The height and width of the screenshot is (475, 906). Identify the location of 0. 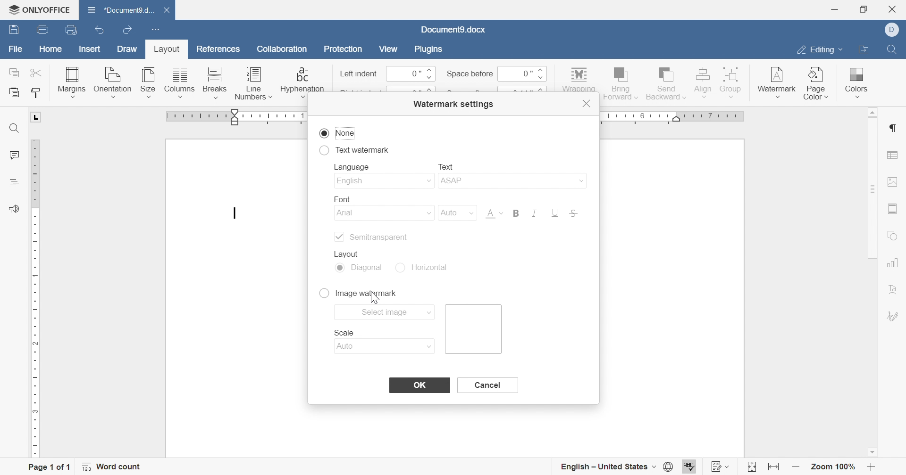
(411, 74).